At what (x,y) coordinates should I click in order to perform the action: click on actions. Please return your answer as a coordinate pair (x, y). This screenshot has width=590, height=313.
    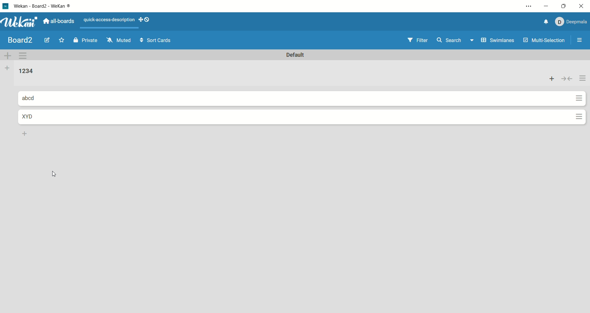
    Looking at the image, I should click on (579, 99).